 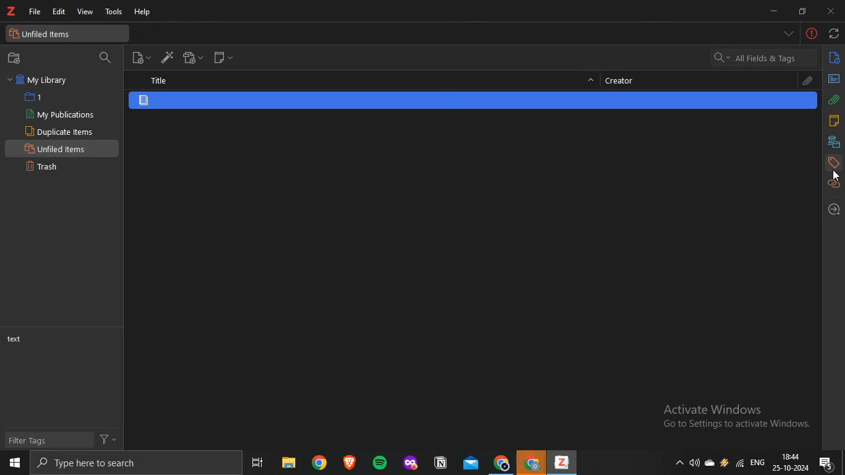 I want to click on file, so click(x=34, y=11).